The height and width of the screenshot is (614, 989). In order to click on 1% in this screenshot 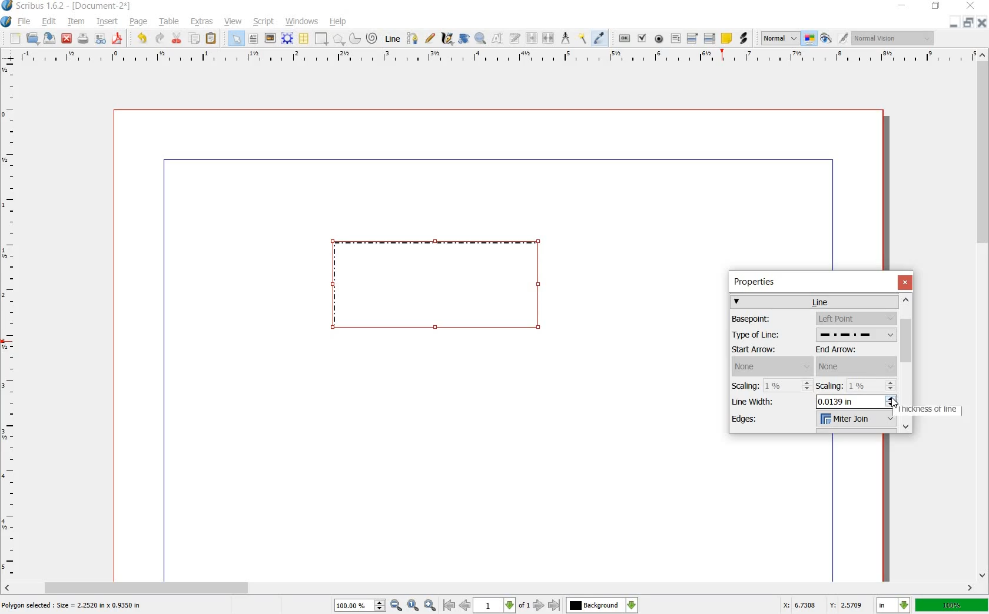, I will do `click(789, 385)`.